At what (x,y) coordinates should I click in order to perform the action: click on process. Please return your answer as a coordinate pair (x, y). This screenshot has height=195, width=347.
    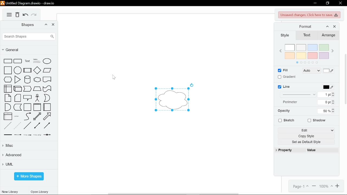
    Looking at the image, I should click on (27, 70).